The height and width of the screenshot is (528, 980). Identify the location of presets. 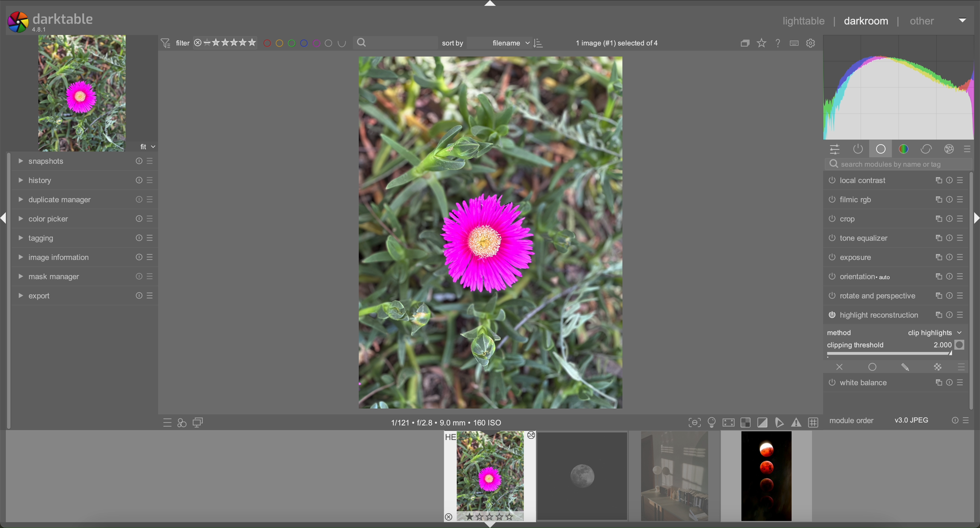
(968, 420).